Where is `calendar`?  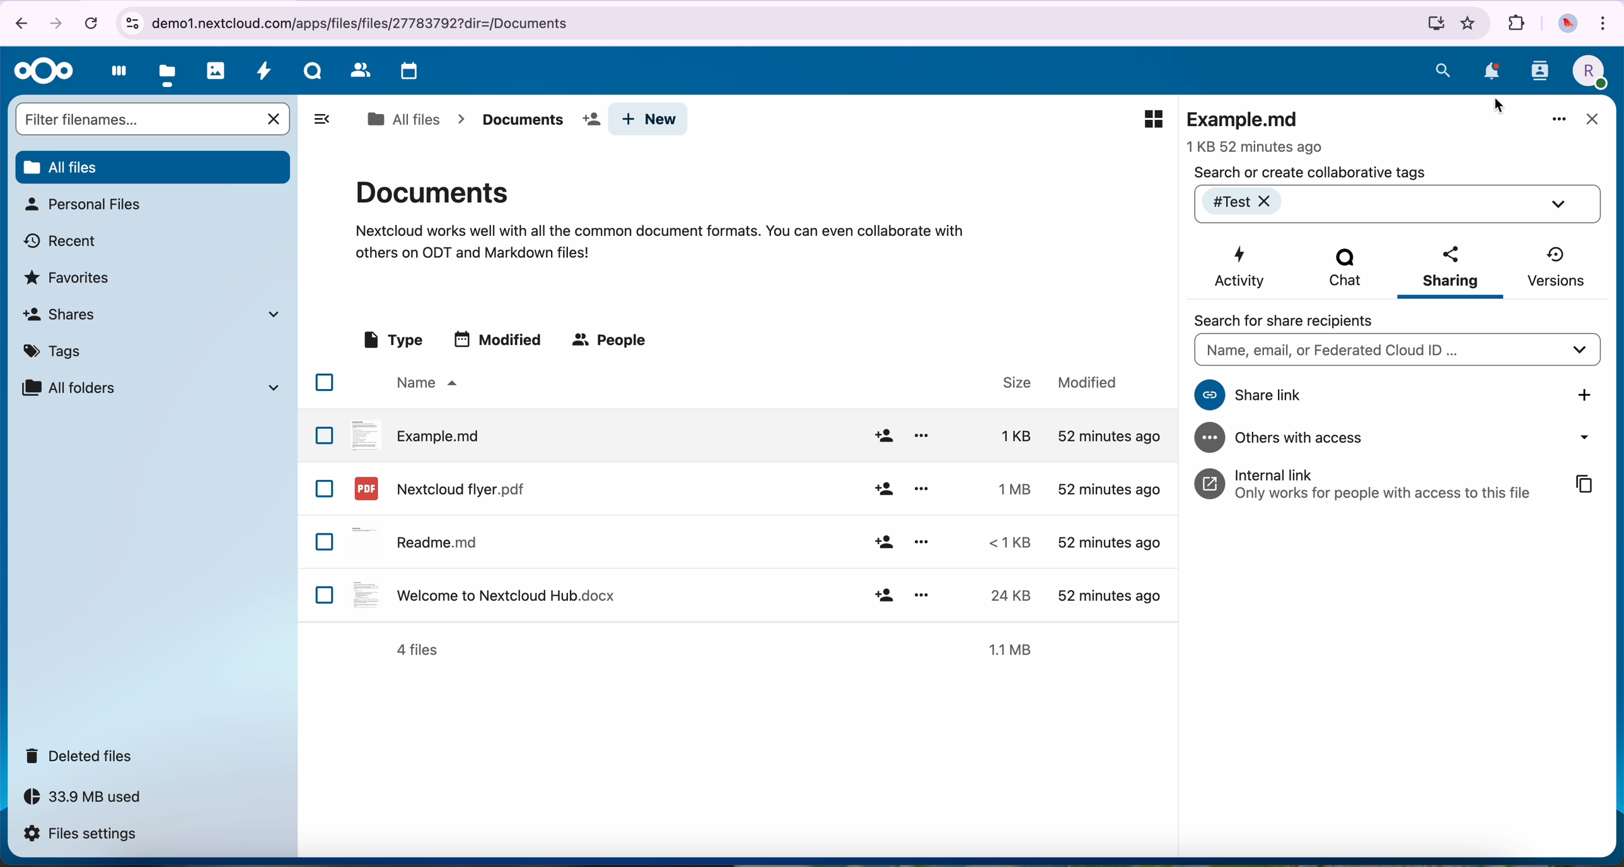 calendar is located at coordinates (406, 72).